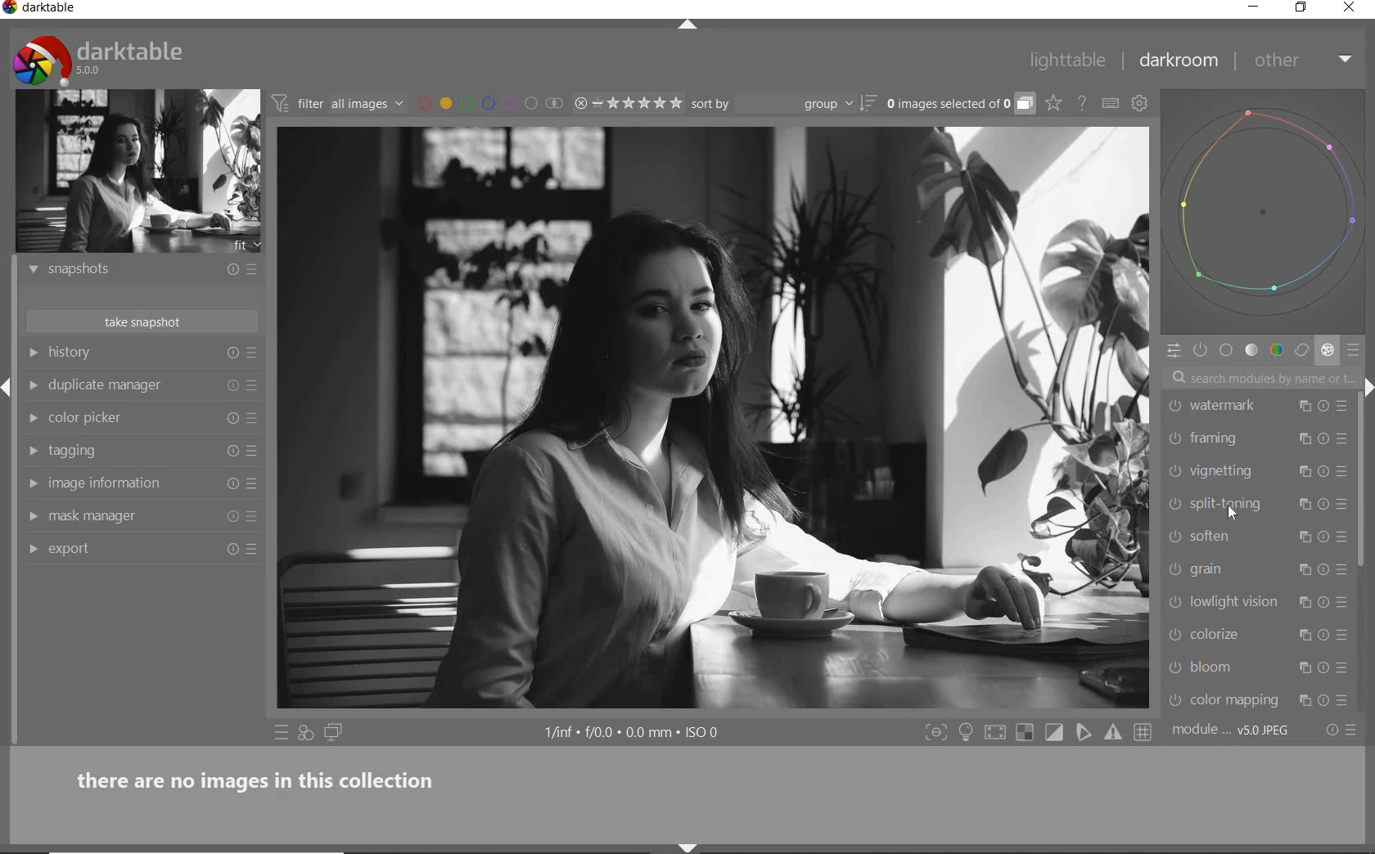 This screenshot has height=854, width=1375. What do you see at coordinates (1175, 700) in the screenshot?
I see `'color mapping' is switched off` at bounding box center [1175, 700].